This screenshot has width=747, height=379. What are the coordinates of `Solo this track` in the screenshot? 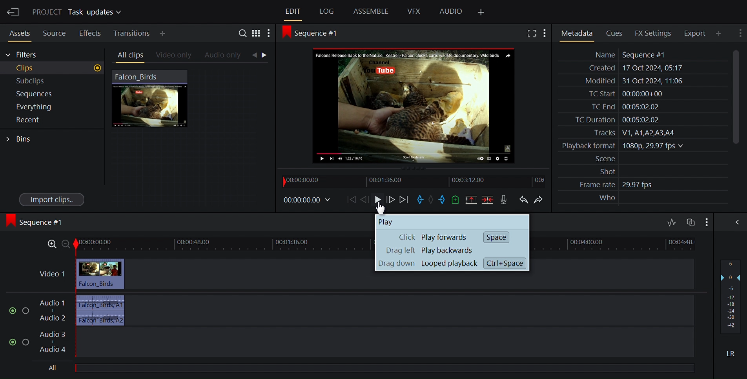 It's located at (26, 309).